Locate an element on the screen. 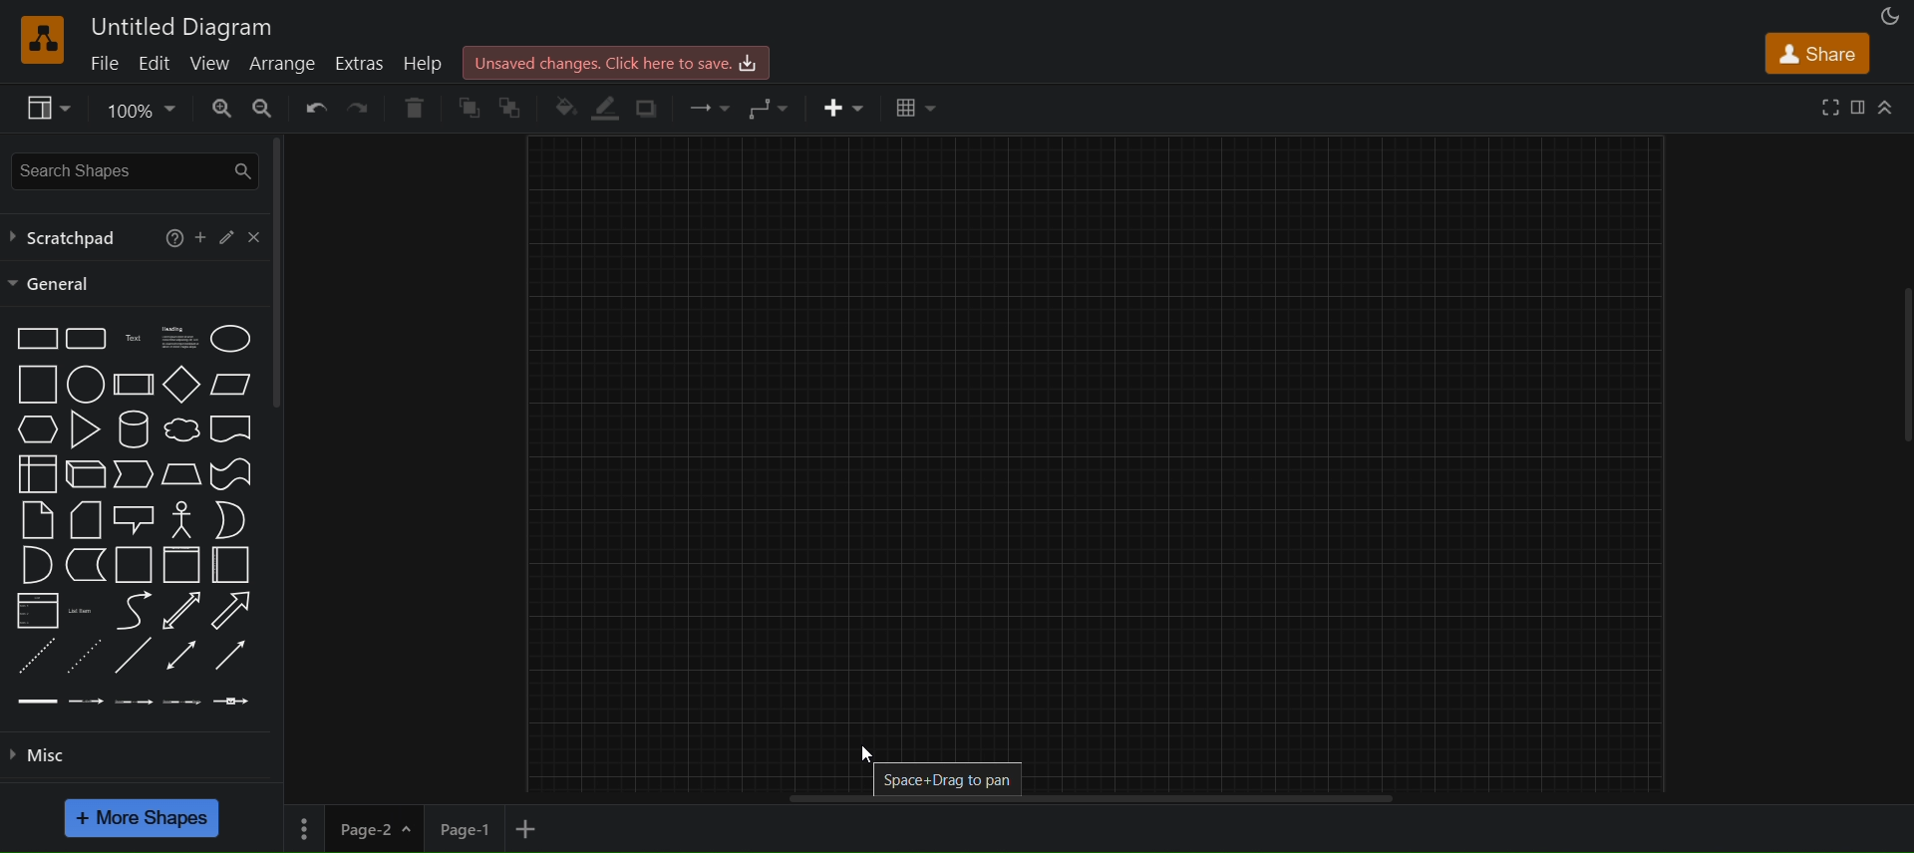 The width and height of the screenshot is (1914, 853). list item is located at coordinates (82, 611).